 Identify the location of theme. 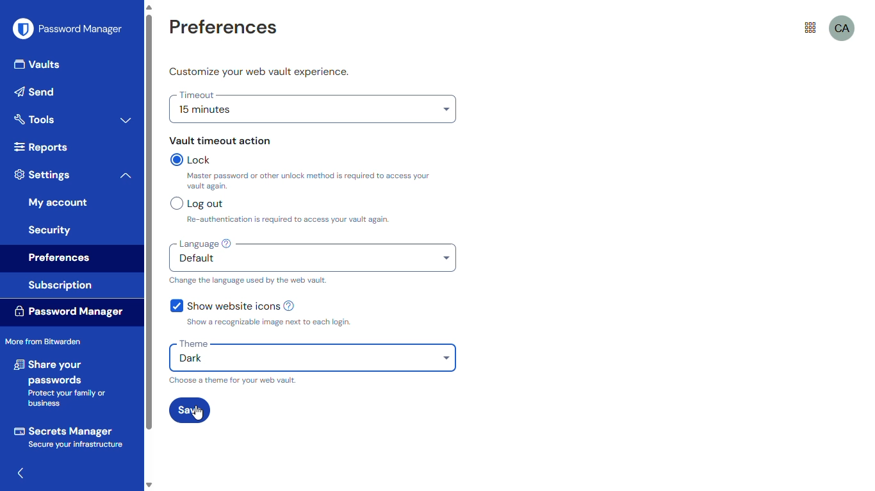
(193, 344).